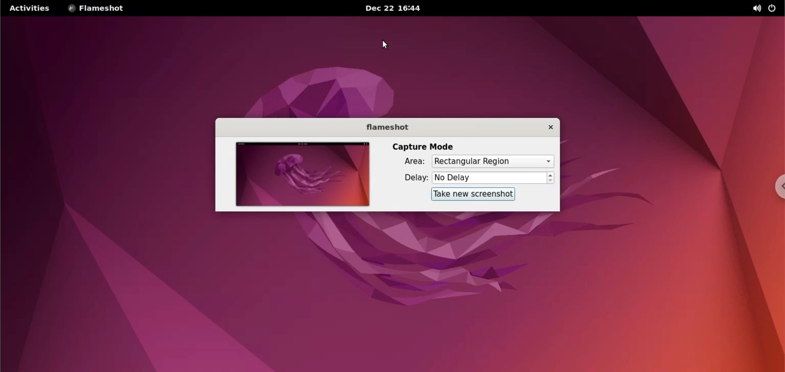 Image resolution: width=785 pixels, height=372 pixels. I want to click on flameshot , so click(386, 126).